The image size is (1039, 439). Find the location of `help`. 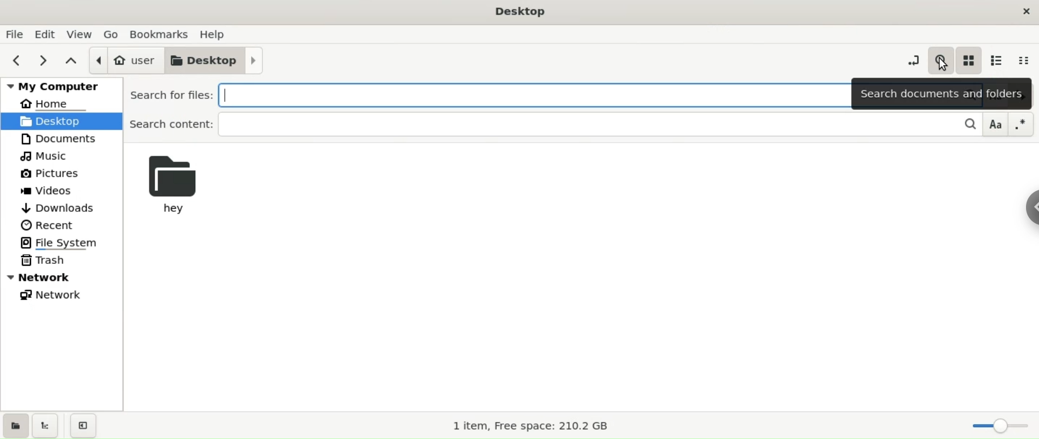

help is located at coordinates (215, 35).